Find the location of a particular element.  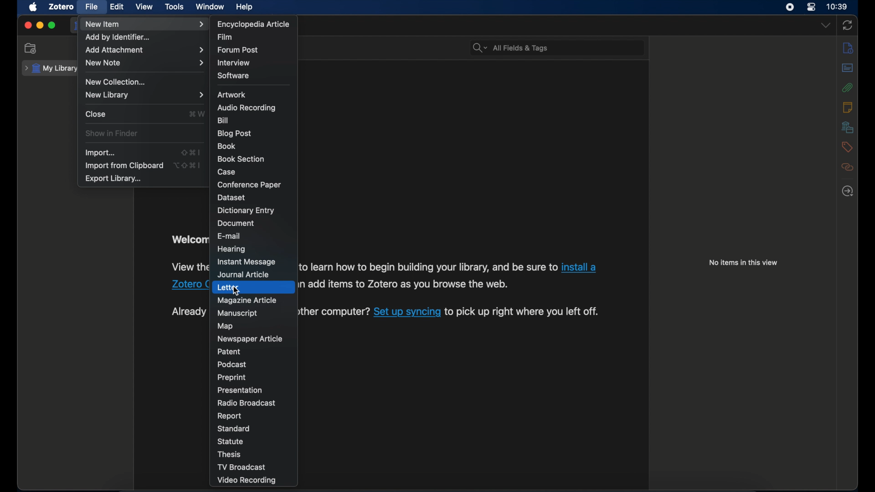

presentation is located at coordinates (242, 390).